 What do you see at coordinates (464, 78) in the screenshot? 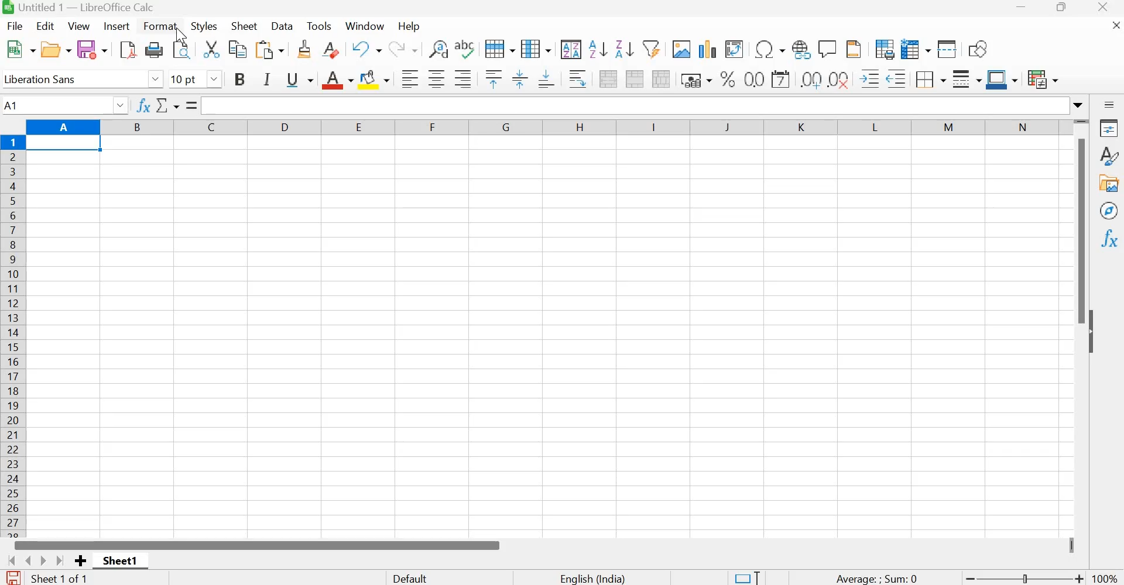
I see `Align right` at bounding box center [464, 78].